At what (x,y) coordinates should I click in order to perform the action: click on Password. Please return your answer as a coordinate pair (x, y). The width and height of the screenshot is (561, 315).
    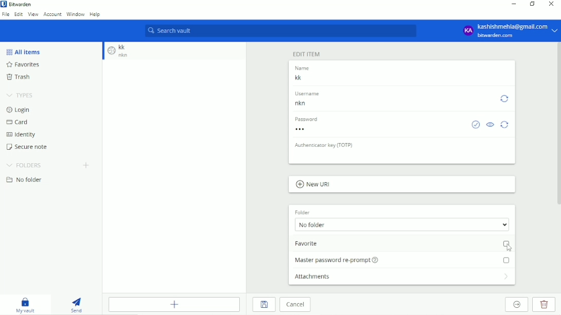
    Looking at the image, I should click on (310, 128).